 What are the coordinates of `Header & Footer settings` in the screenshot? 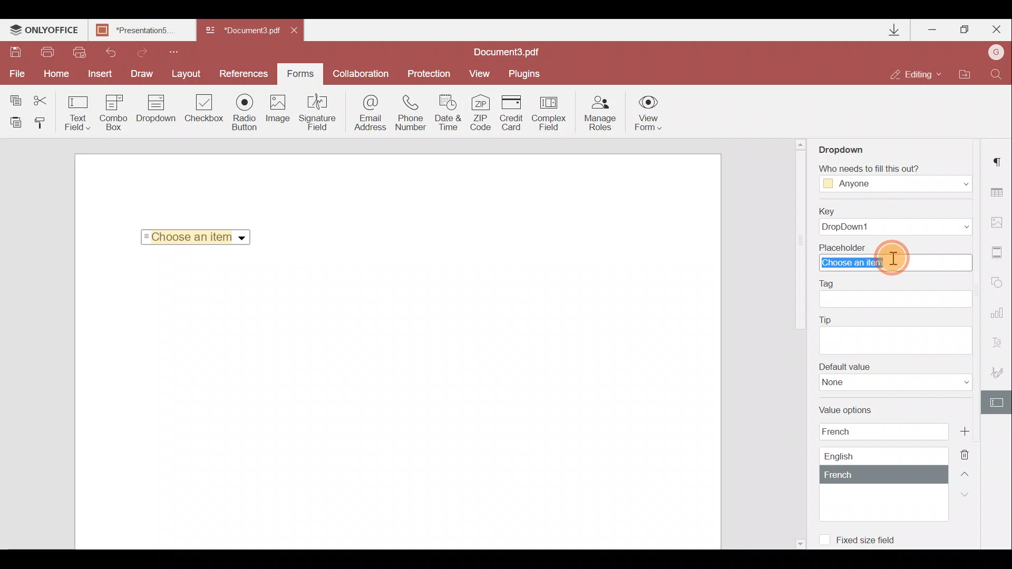 It's located at (999, 254).